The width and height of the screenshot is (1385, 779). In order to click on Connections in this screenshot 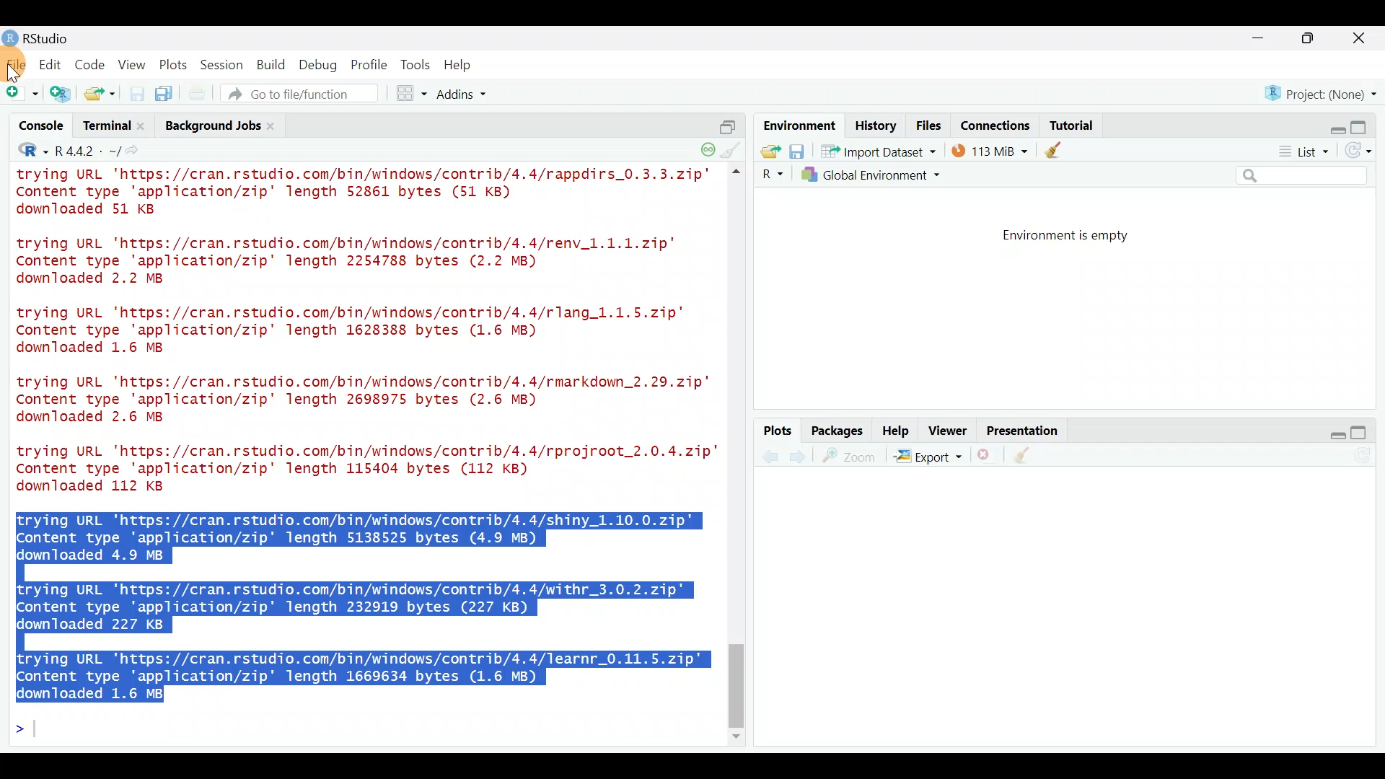, I will do `click(996, 124)`.